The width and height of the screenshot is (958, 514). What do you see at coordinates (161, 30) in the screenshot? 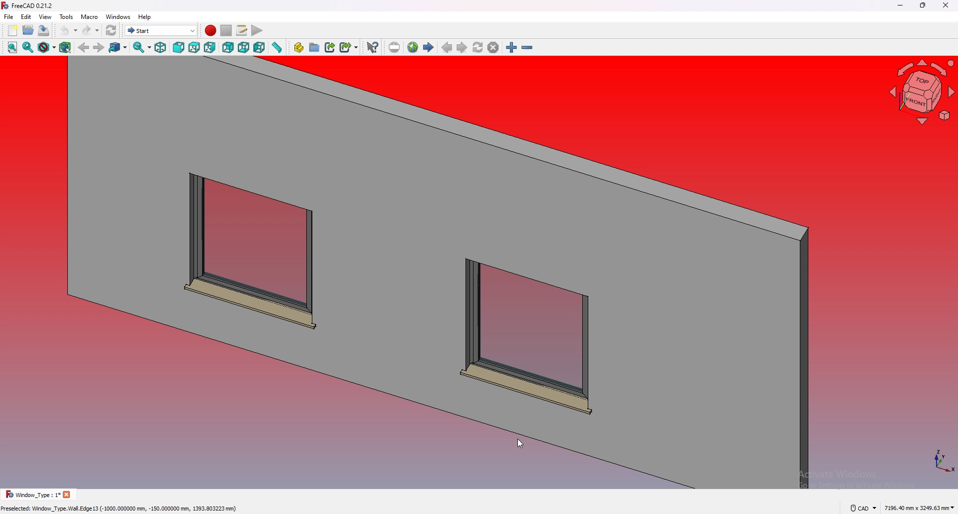
I see `switch between workbenches` at bounding box center [161, 30].